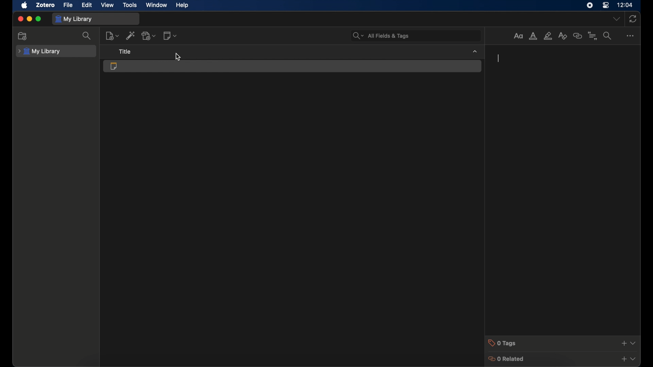 The width and height of the screenshot is (653, 367). What do you see at coordinates (382, 36) in the screenshot?
I see `search` at bounding box center [382, 36].